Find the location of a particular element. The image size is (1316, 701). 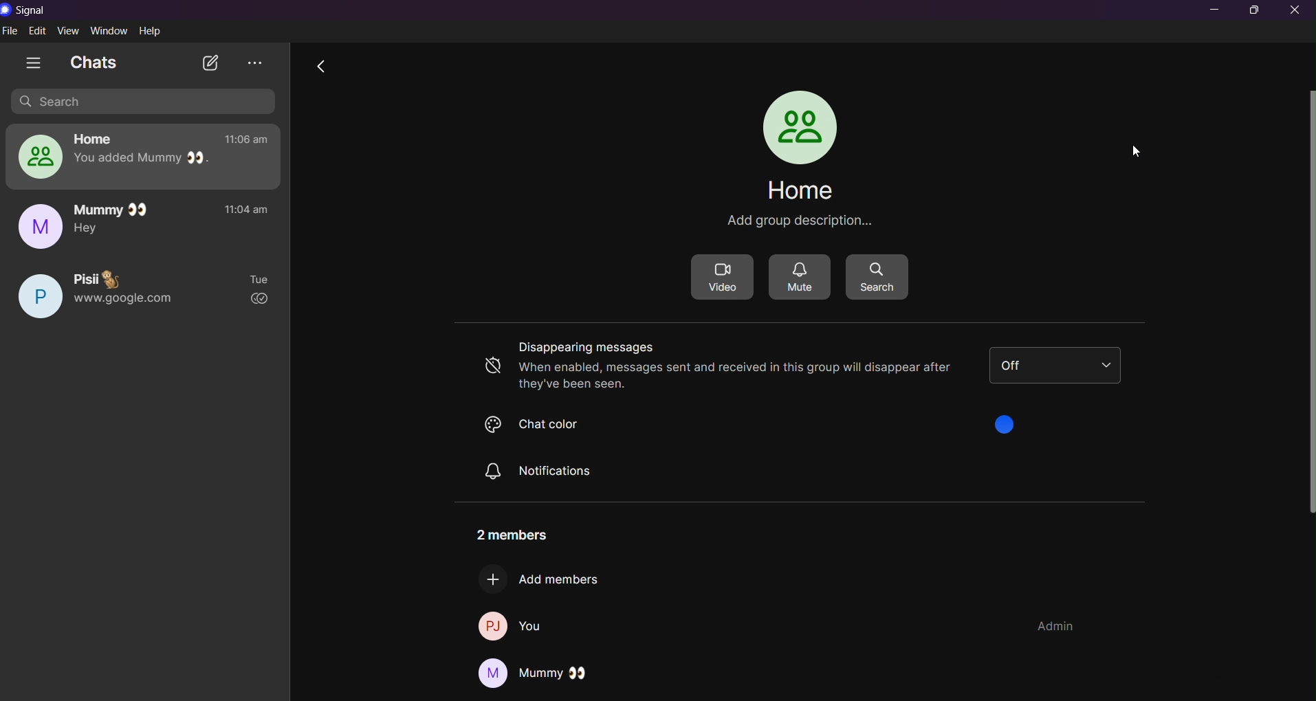

help is located at coordinates (153, 32).